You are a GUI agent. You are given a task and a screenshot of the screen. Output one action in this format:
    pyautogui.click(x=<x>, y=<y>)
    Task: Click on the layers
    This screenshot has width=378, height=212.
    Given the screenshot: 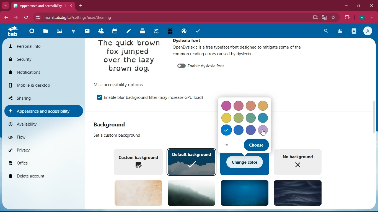 What is the action you would take?
    pyautogui.click(x=141, y=31)
    